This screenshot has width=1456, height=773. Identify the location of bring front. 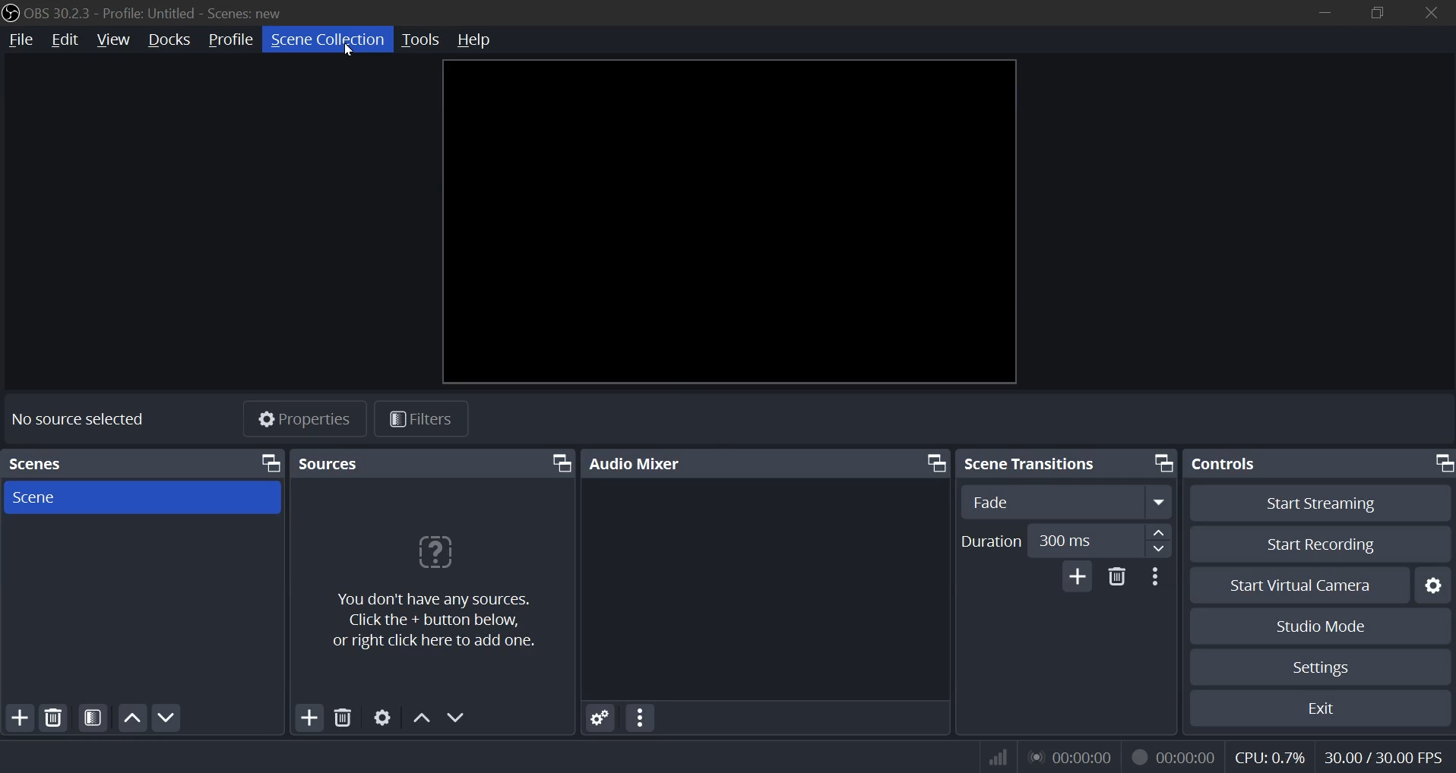
(556, 463).